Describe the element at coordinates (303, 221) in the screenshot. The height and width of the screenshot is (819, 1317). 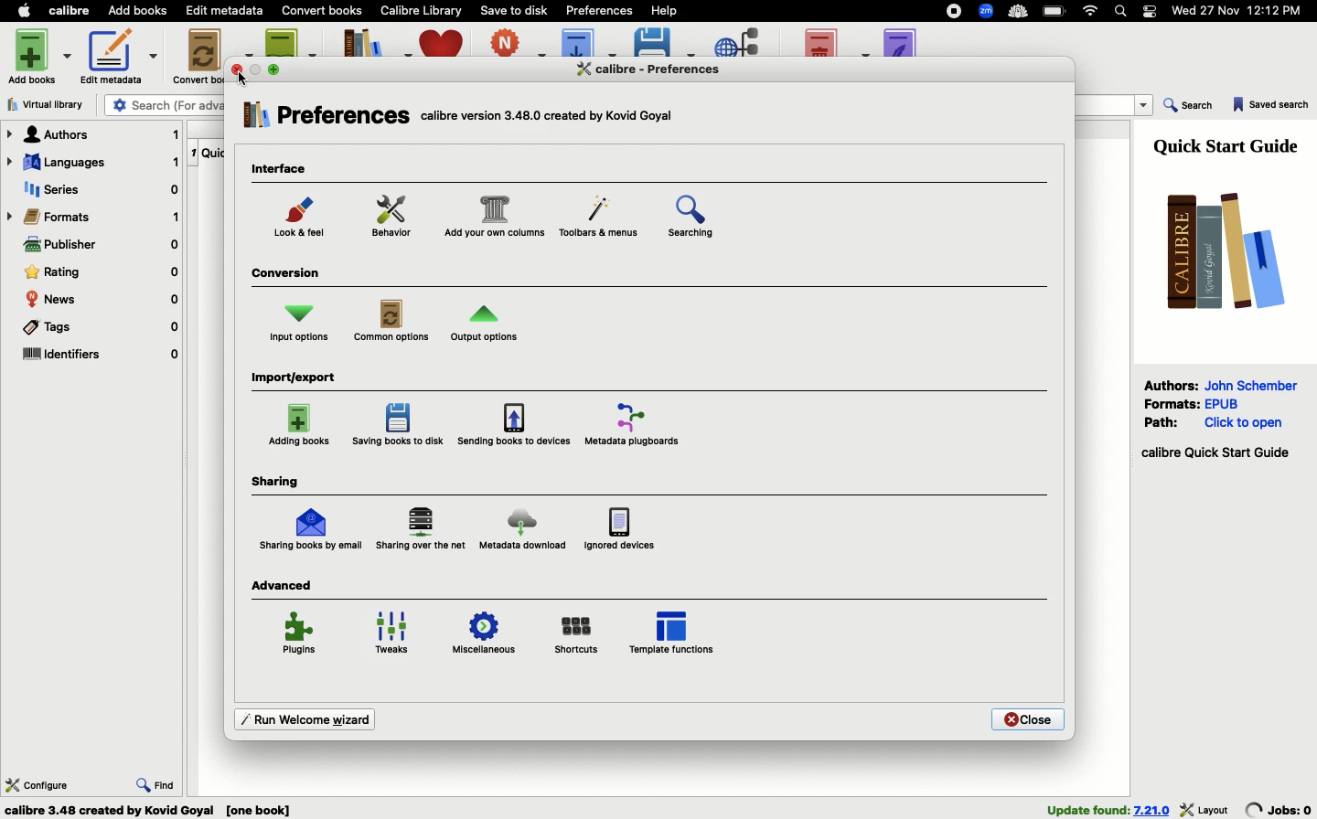
I see `Look and feel` at that location.